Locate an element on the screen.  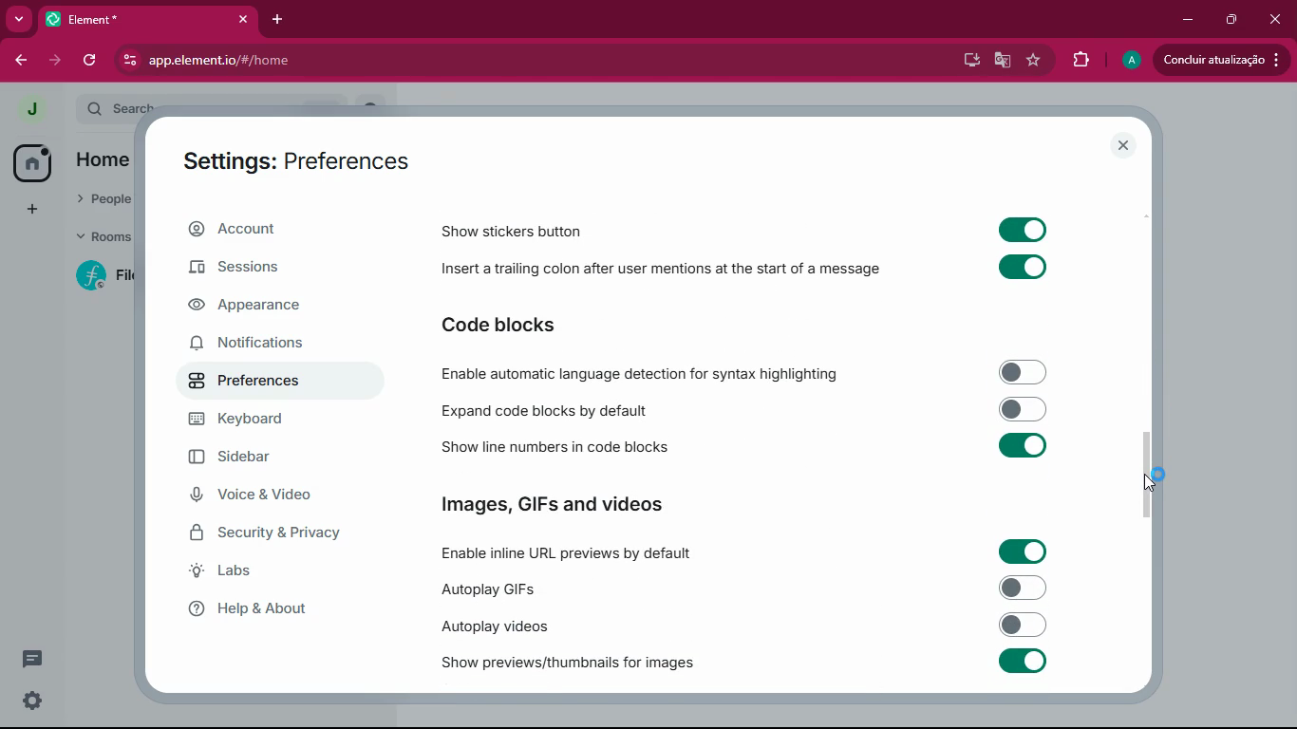
Toggle on is located at coordinates (1024, 228).